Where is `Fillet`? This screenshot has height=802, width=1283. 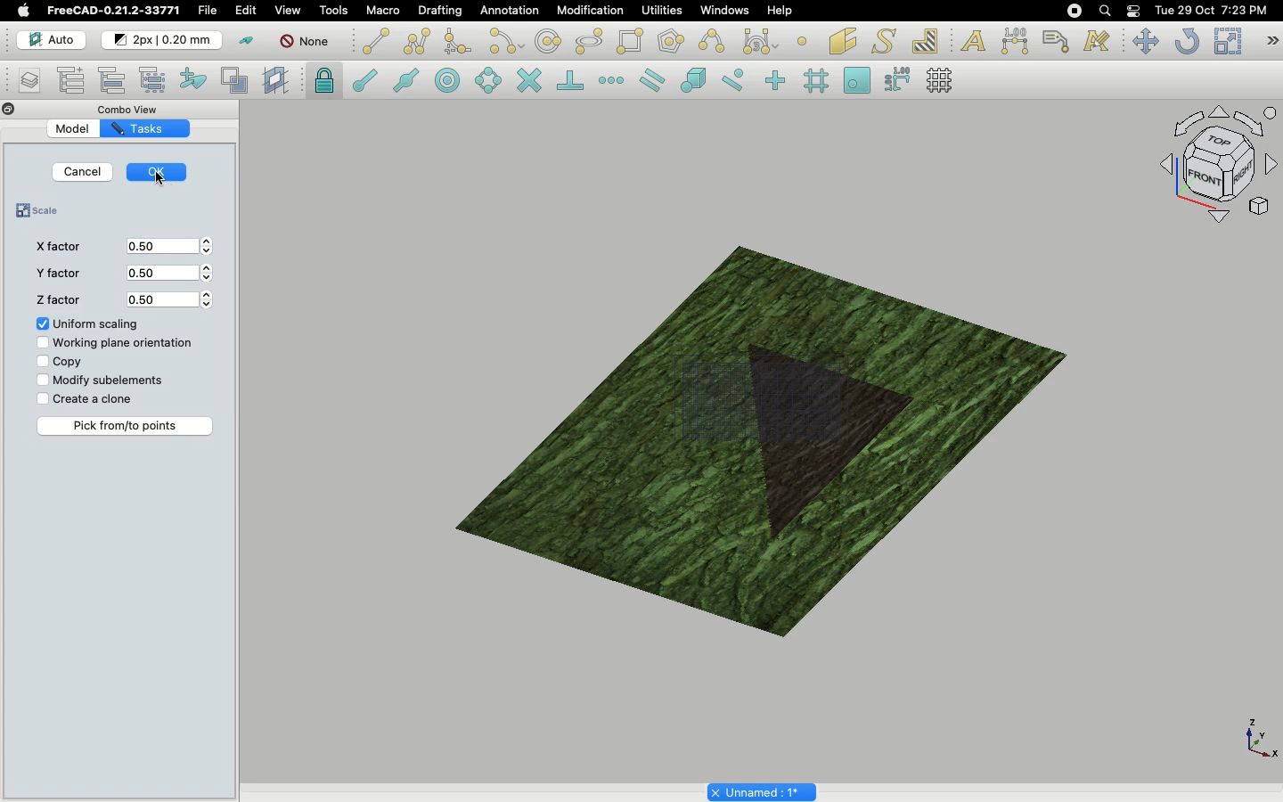
Fillet is located at coordinates (457, 42).